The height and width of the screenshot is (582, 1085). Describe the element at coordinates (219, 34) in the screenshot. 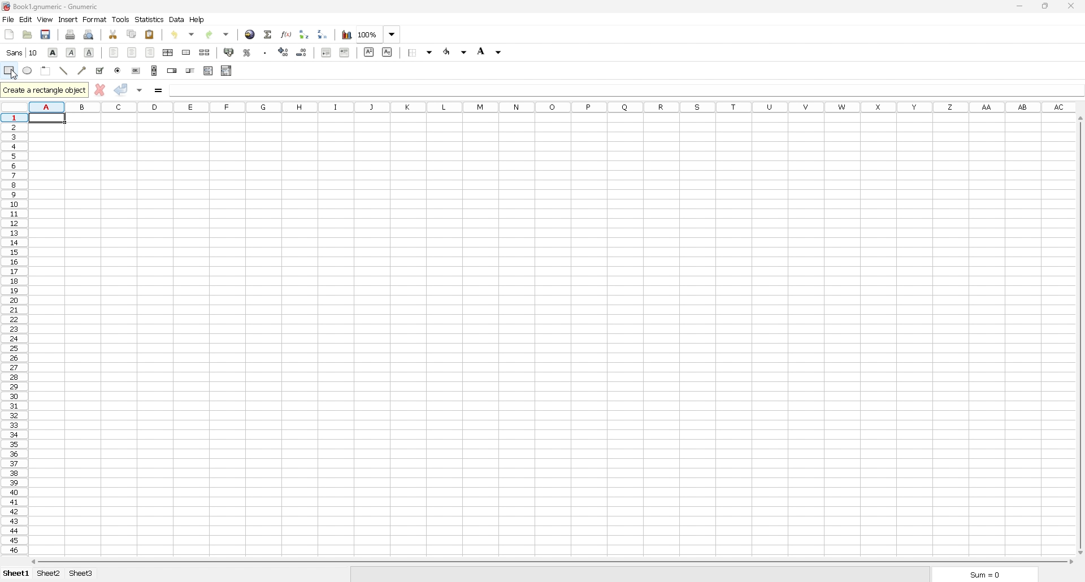

I see `redo` at that location.